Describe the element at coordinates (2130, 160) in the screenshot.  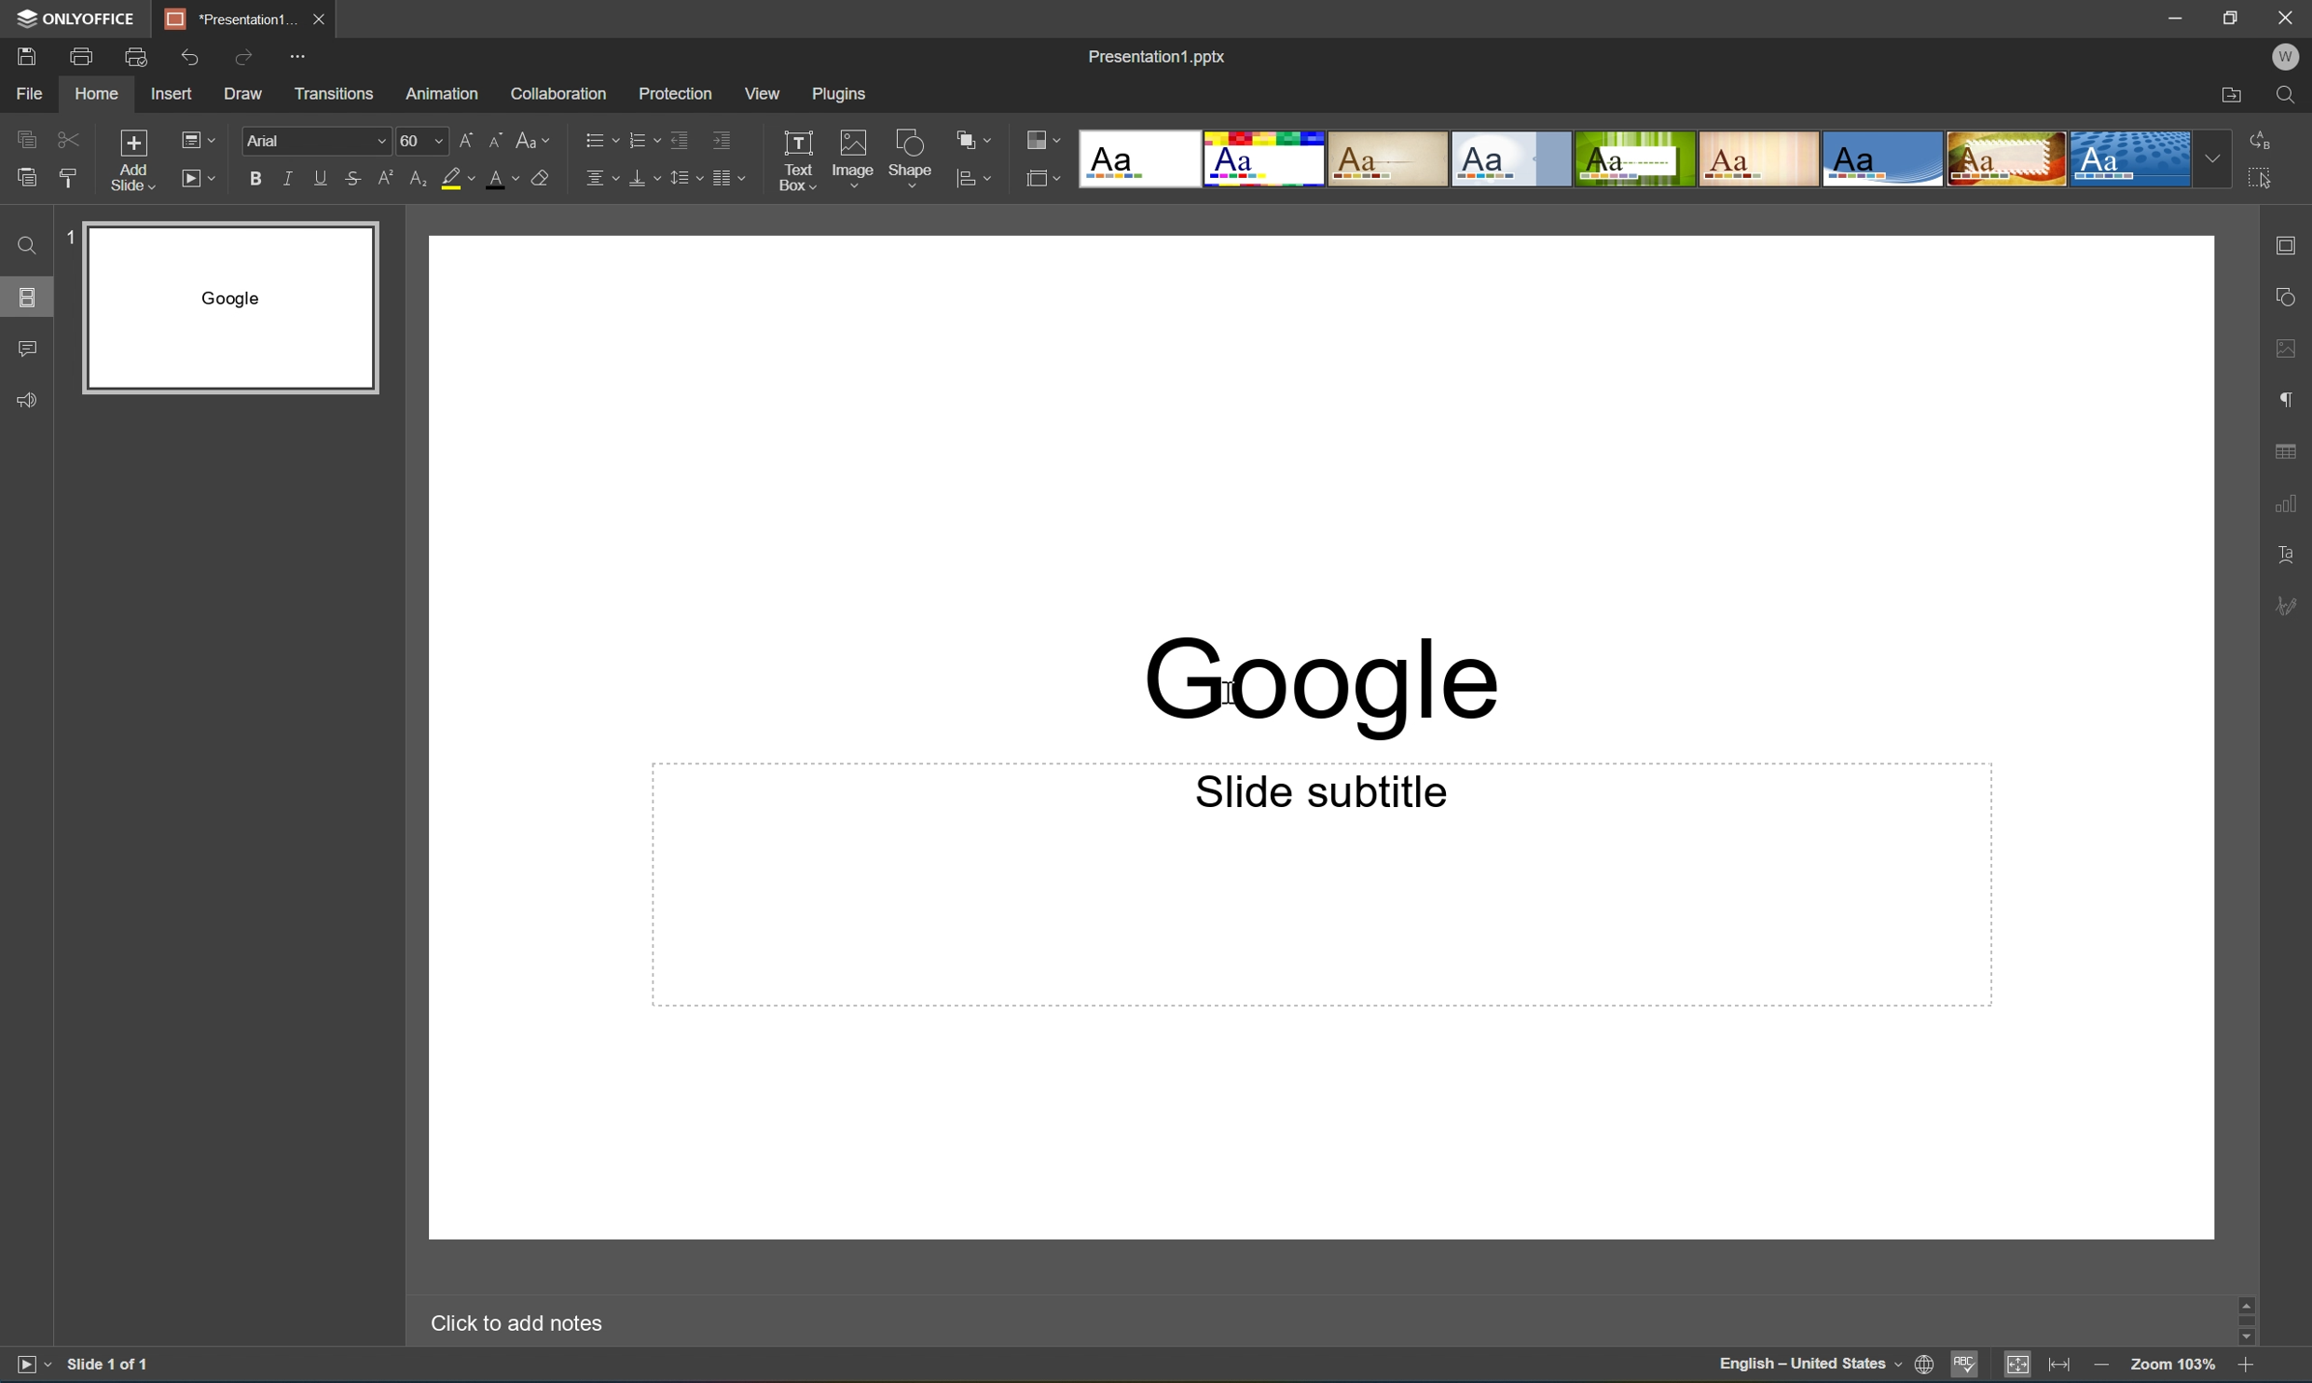
I see `Dotted` at that location.